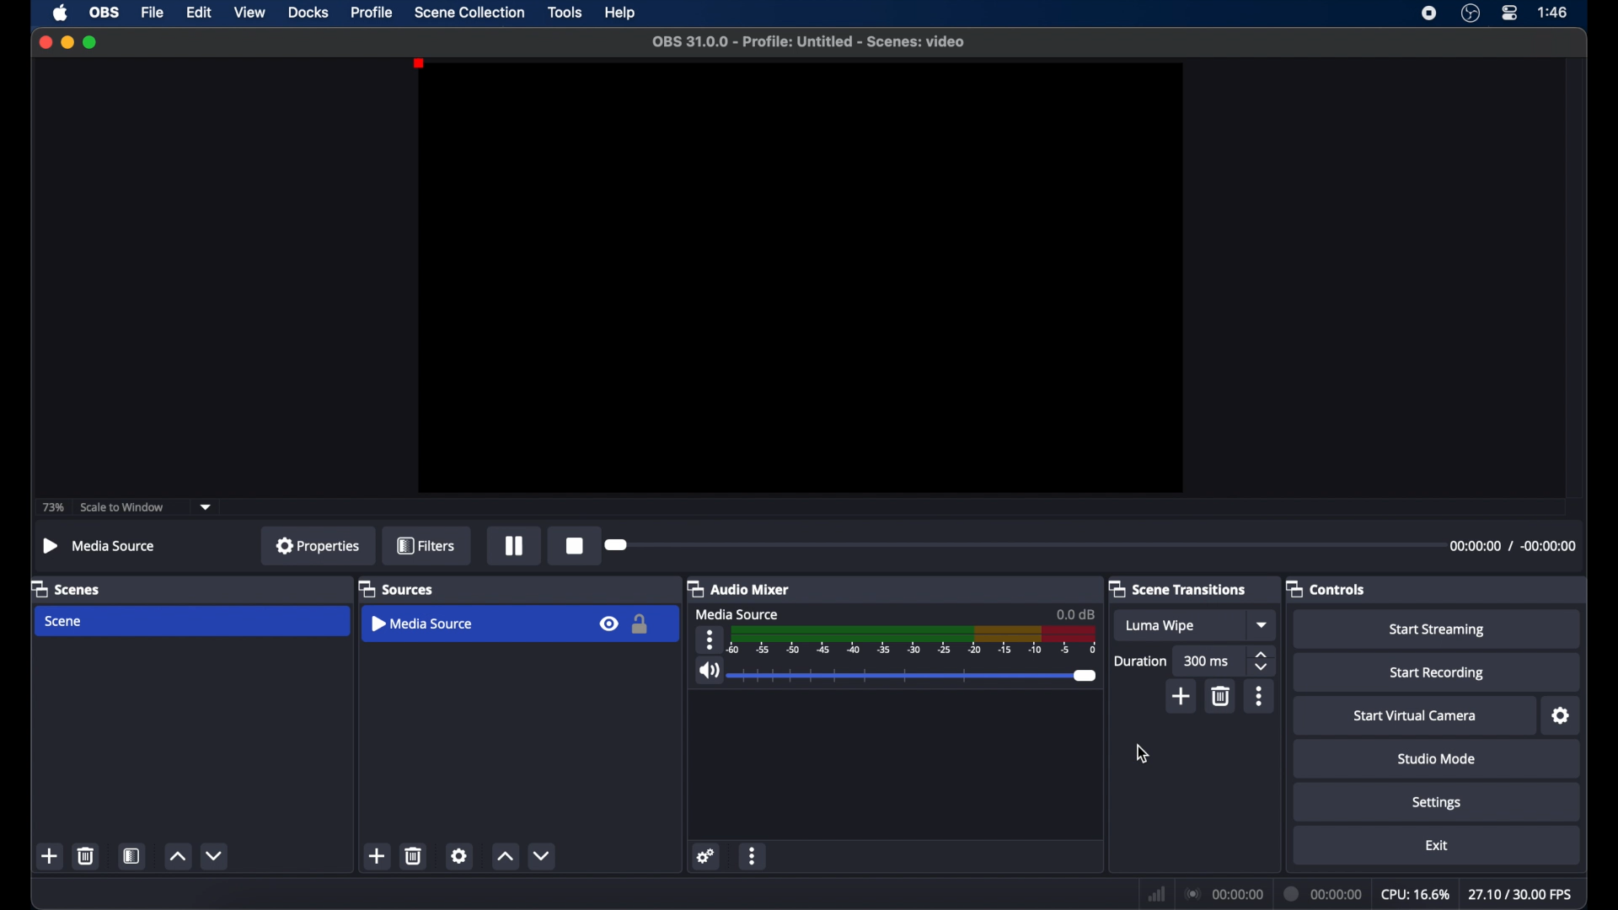 Image resolution: width=1618 pixels, height=910 pixels. What do you see at coordinates (459, 855) in the screenshot?
I see `settings` at bounding box center [459, 855].